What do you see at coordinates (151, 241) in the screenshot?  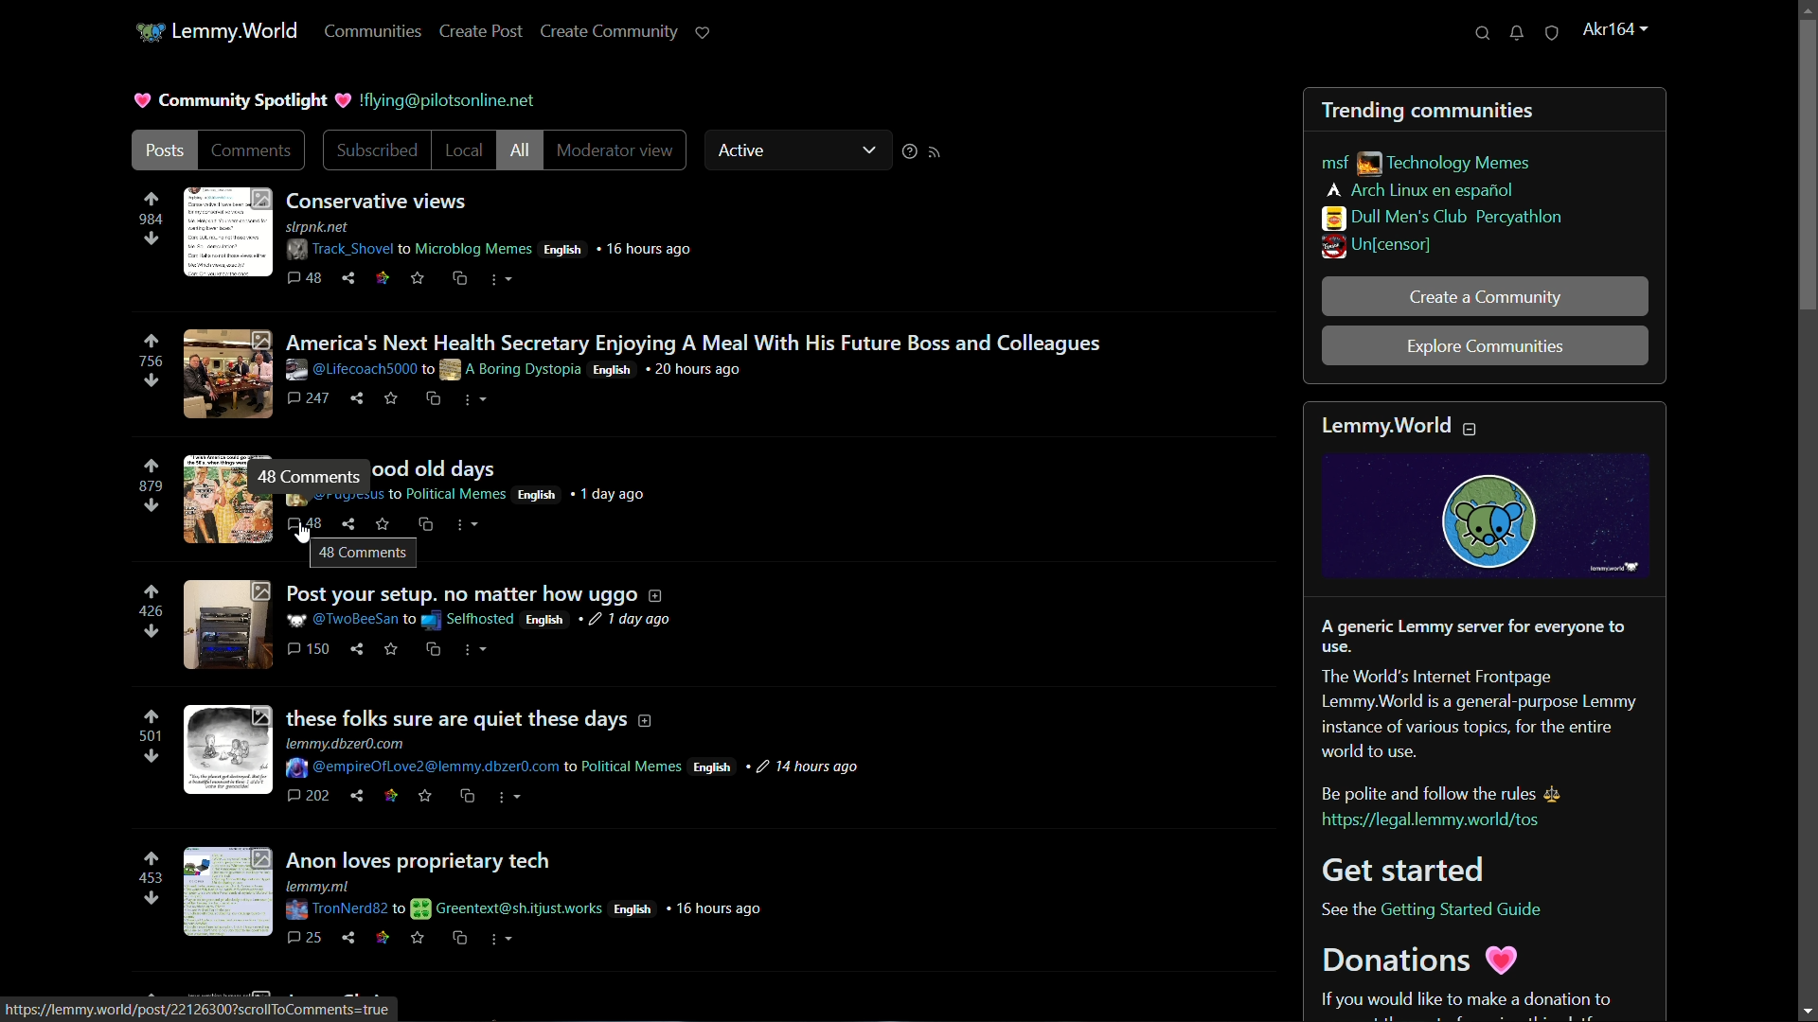 I see `downvote` at bounding box center [151, 241].